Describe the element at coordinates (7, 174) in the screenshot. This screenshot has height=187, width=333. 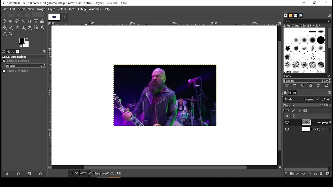
I see `save tool preset` at that location.